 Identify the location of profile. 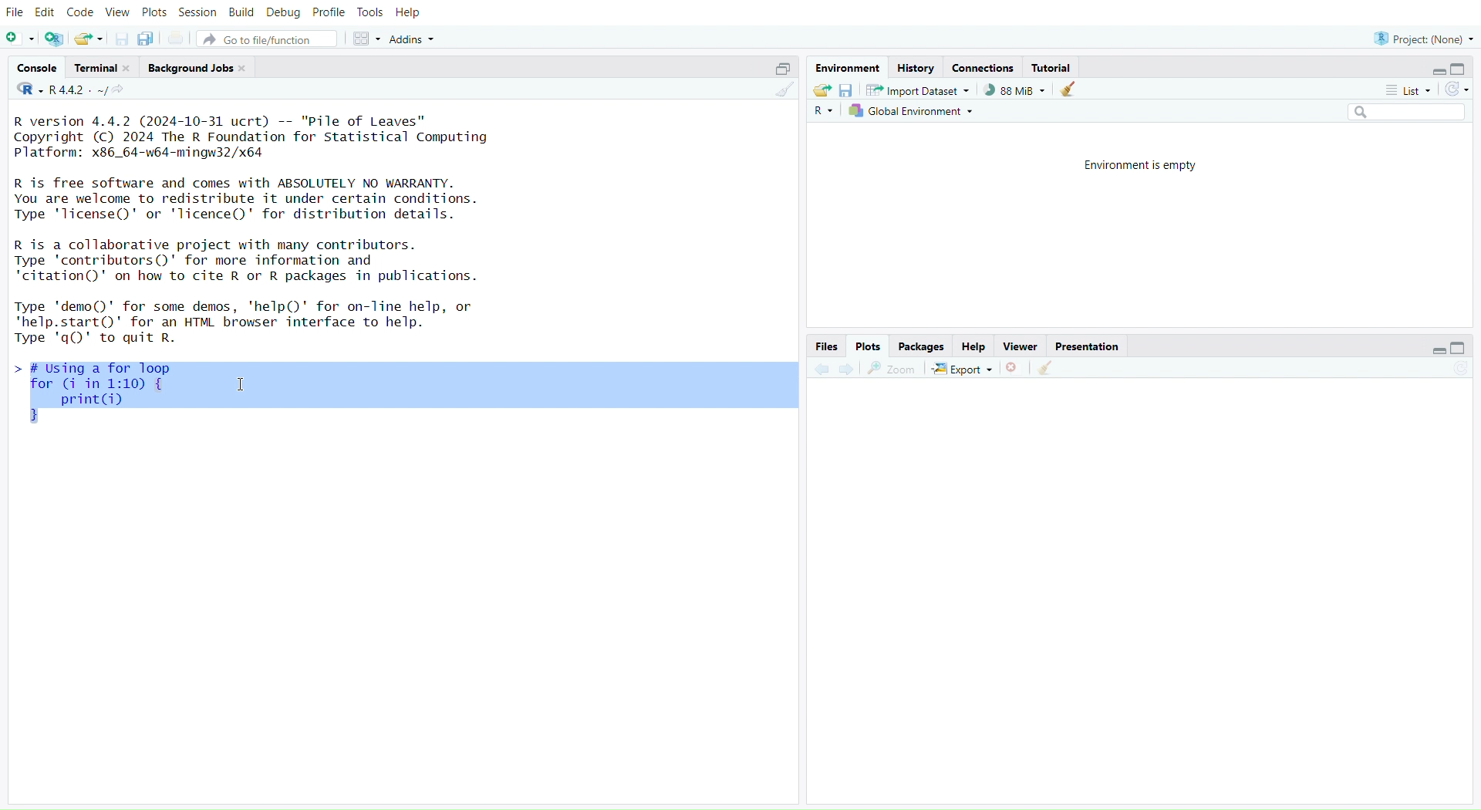
(328, 12).